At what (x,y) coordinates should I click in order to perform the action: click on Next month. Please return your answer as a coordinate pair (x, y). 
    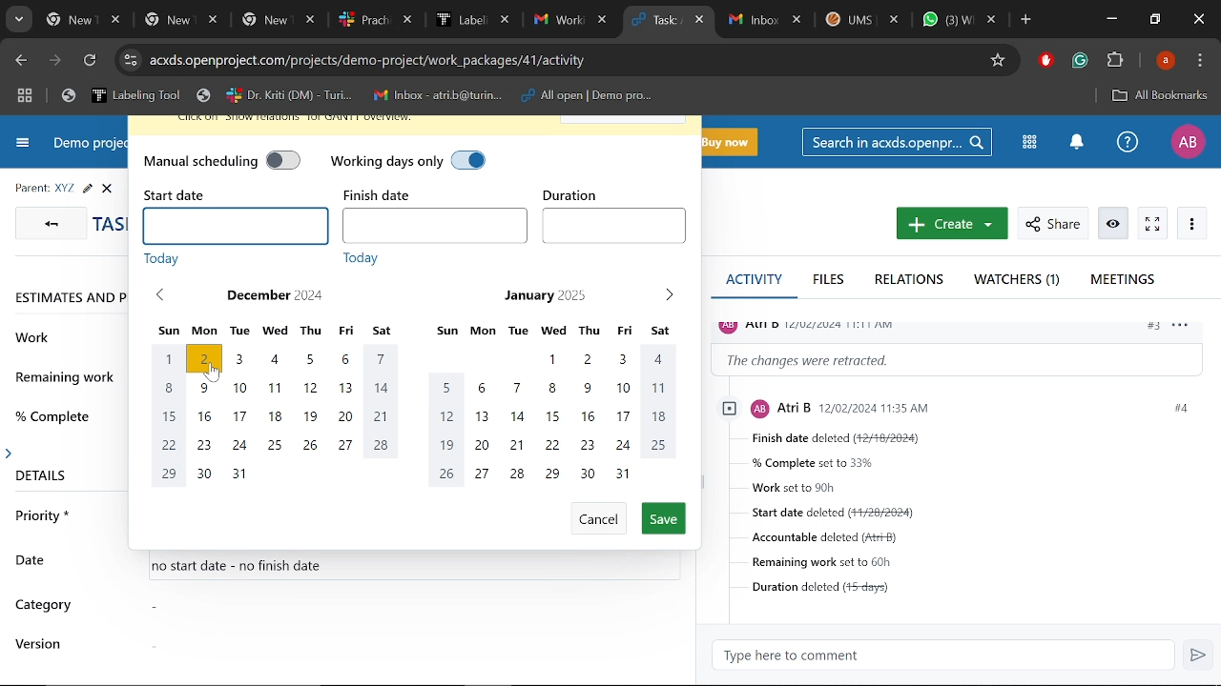
    Looking at the image, I should click on (667, 293).